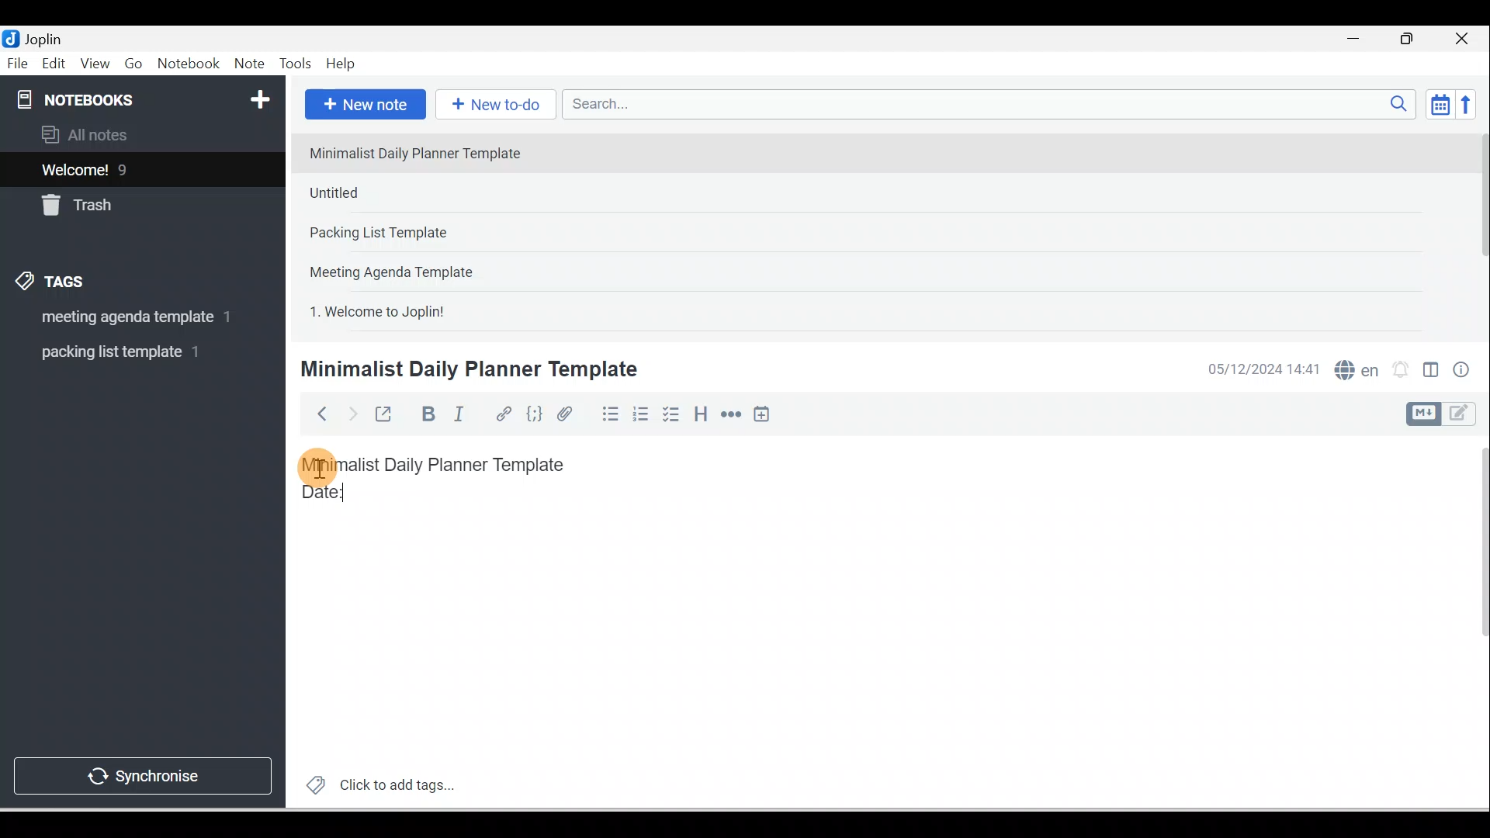 The image size is (1490, 838). I want to click on Tags, so click(55, 284).